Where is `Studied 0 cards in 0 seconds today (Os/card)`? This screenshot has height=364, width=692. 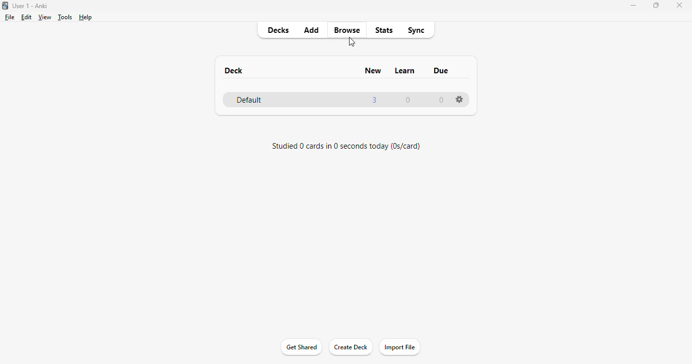 Studied 0 cards in 0 seconds today (Os/card) is located at coordinates (347, 147).